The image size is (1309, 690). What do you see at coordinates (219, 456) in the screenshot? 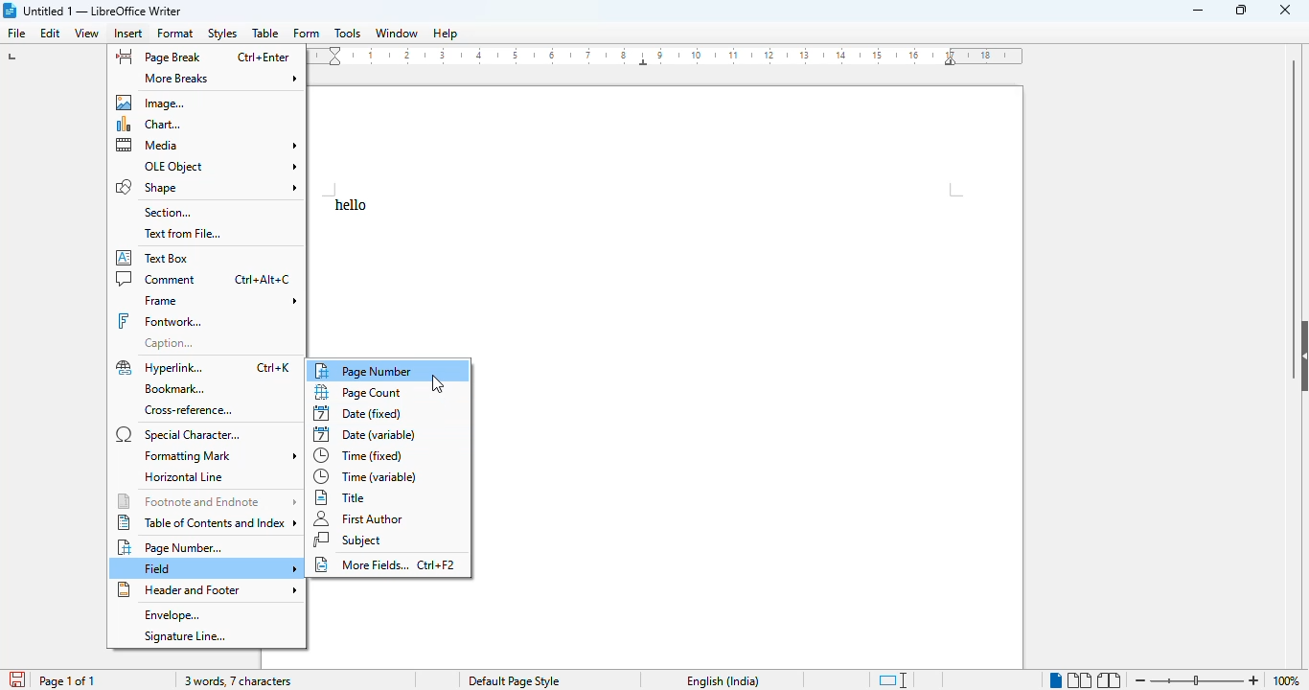
I see `formatting mark` at bounding box center [219, 456].